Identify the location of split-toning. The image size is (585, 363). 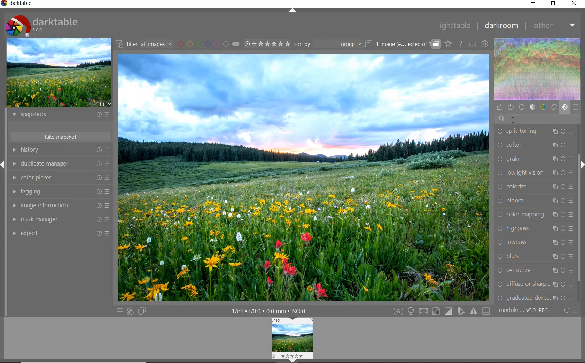
(535, 132).